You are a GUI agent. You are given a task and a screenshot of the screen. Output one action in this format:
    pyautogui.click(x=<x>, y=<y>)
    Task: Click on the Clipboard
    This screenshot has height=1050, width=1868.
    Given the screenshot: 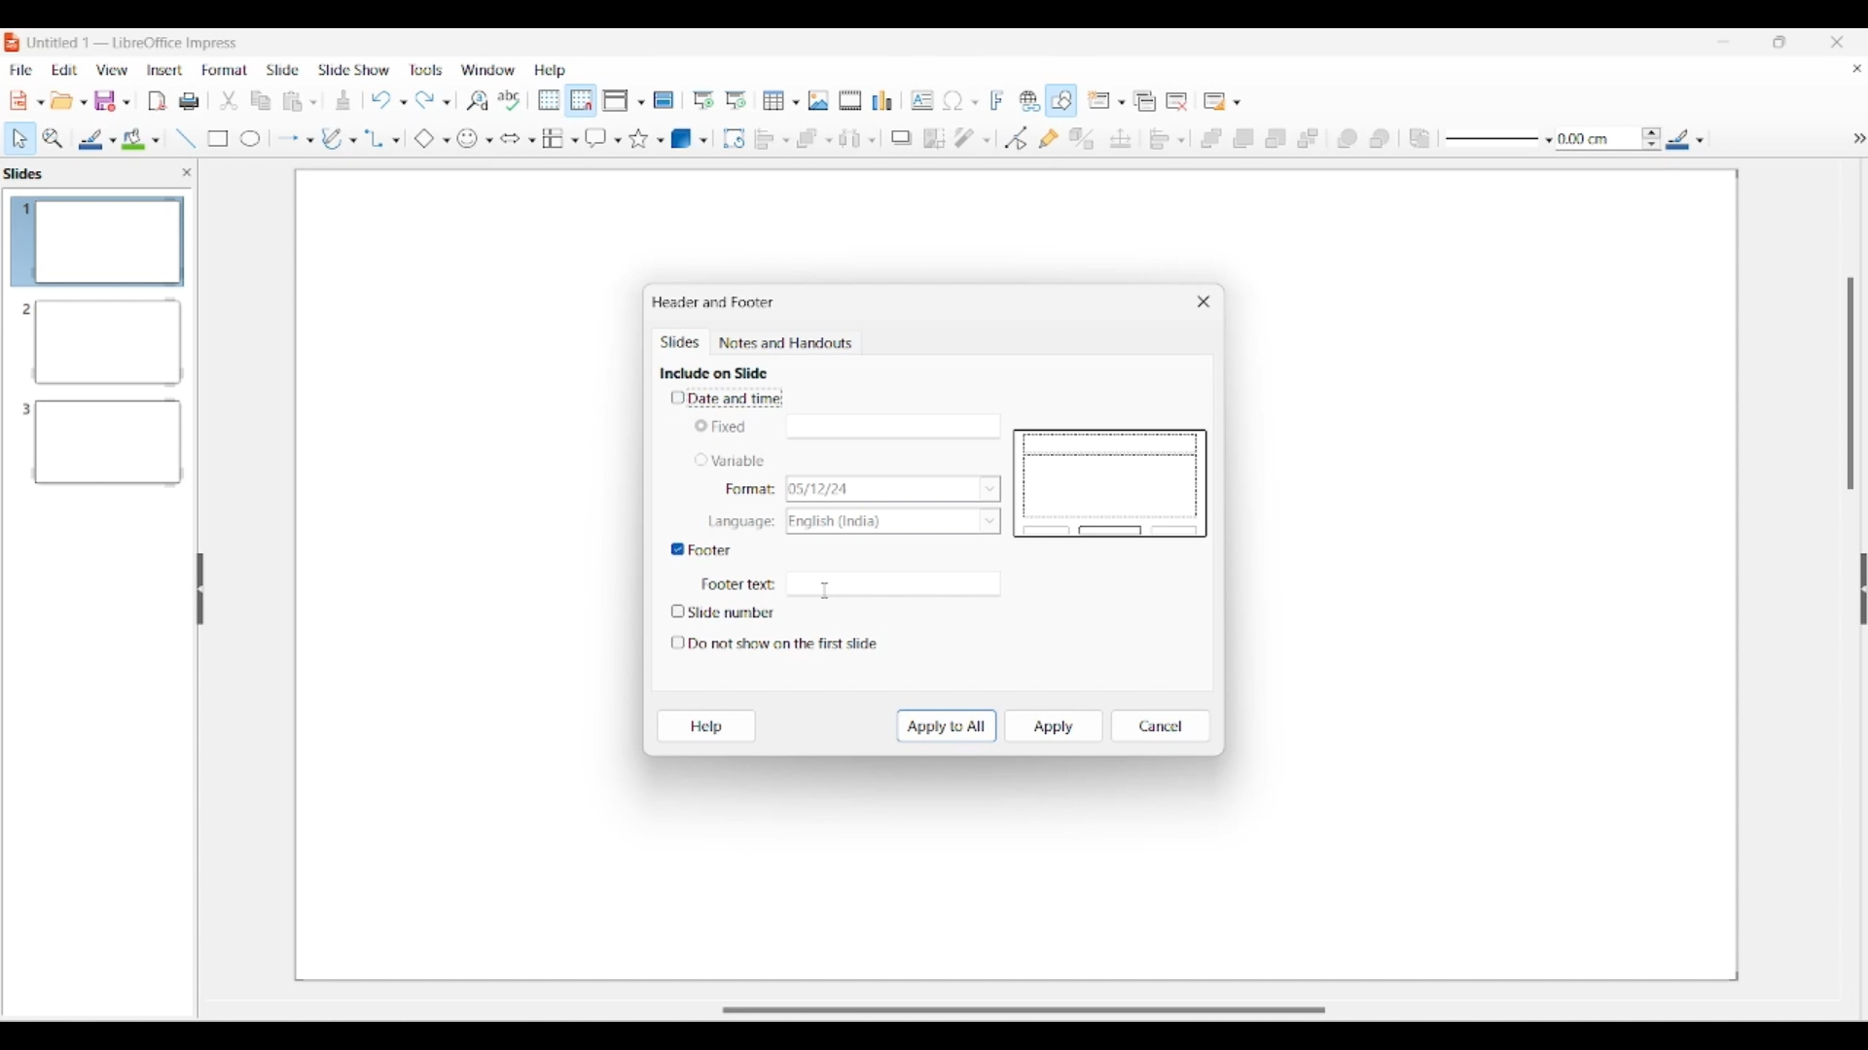 What is the action you would take?
    pyautogui.click(x=294, y=101)
    